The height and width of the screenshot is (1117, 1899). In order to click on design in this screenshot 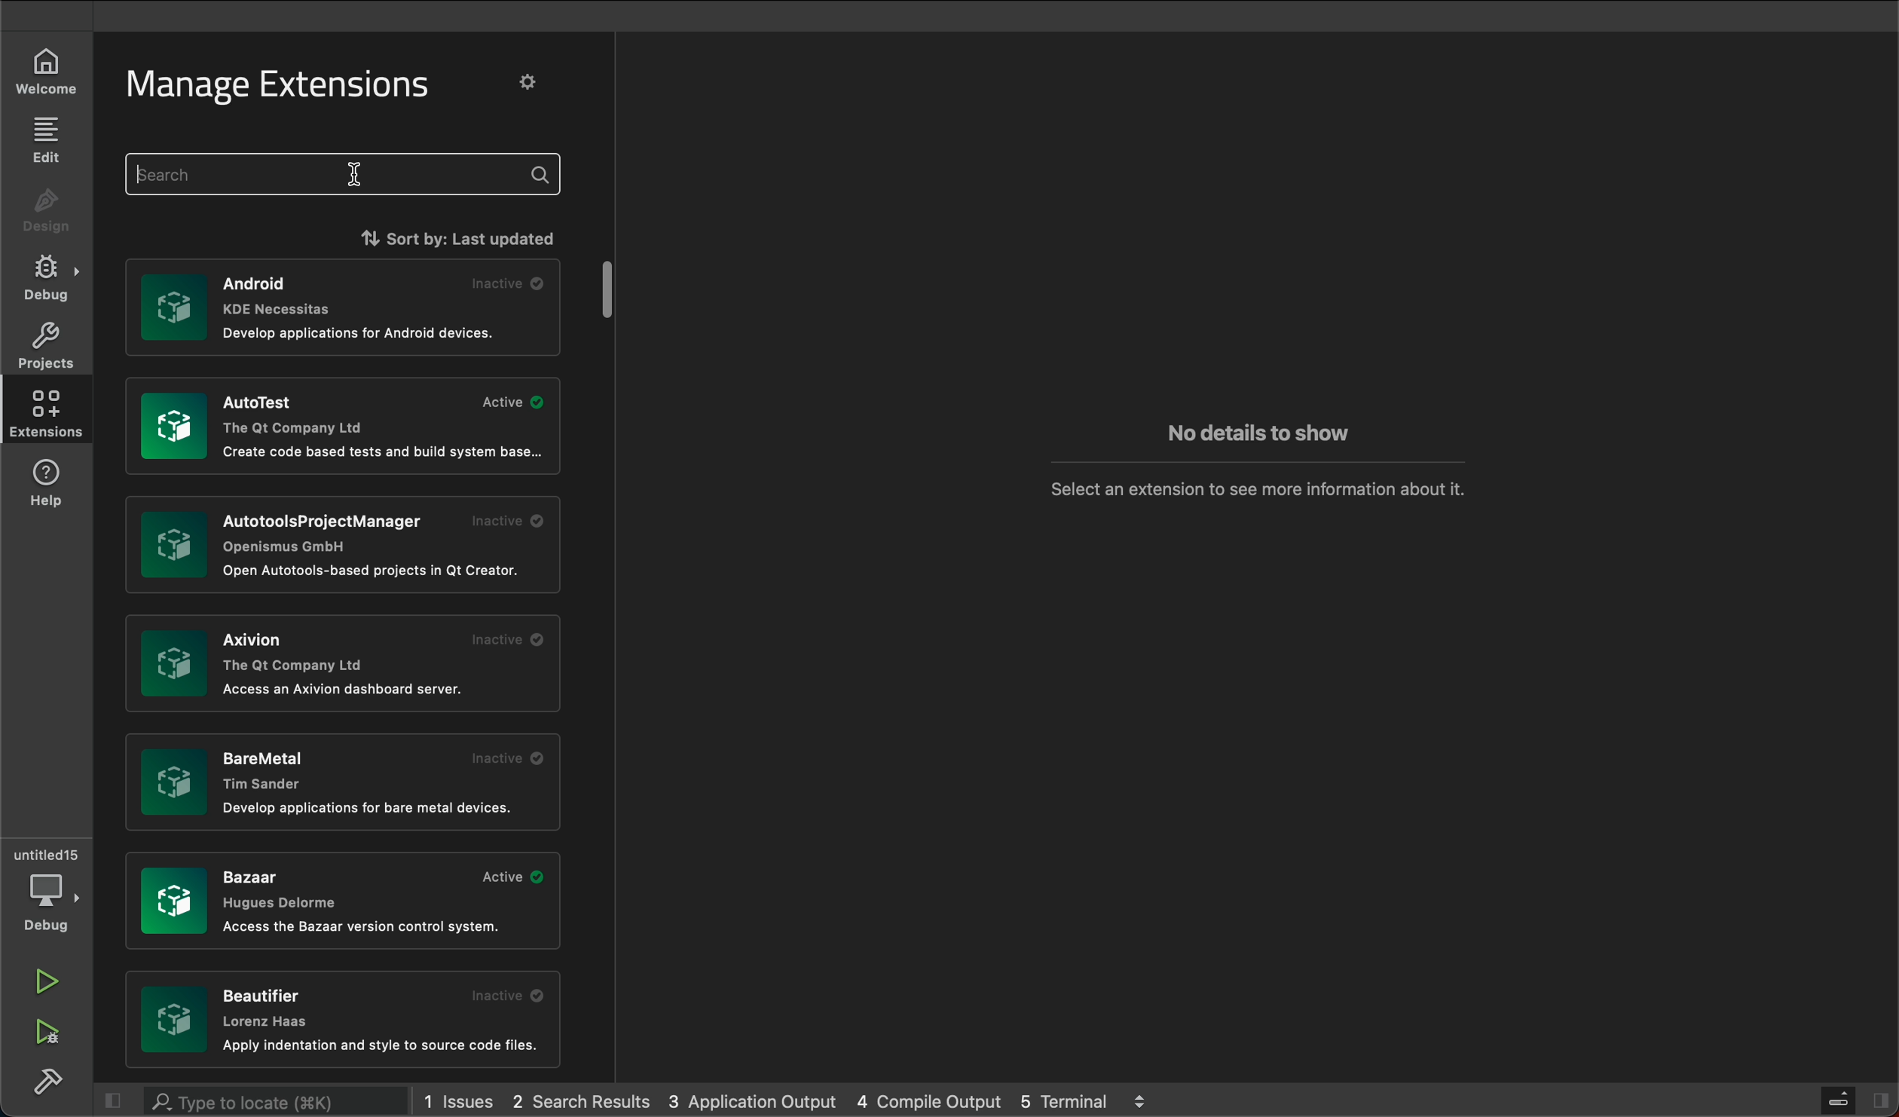, I will do `click(45, 214)`.